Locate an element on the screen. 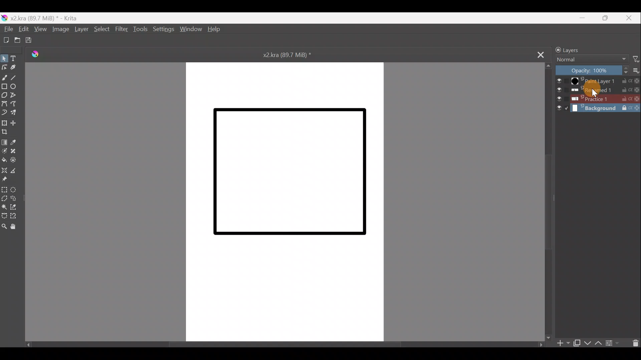  Filter is located at coordinates (121, 29).